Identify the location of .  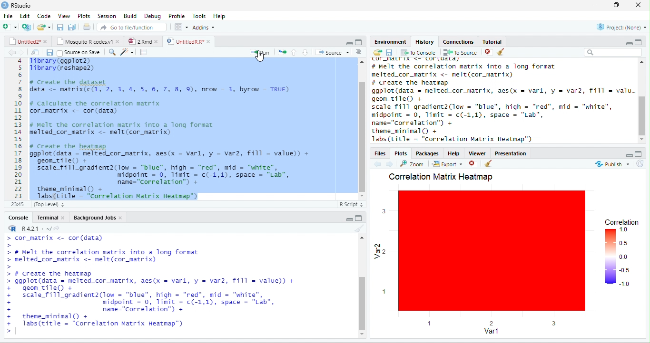
(363, 52).